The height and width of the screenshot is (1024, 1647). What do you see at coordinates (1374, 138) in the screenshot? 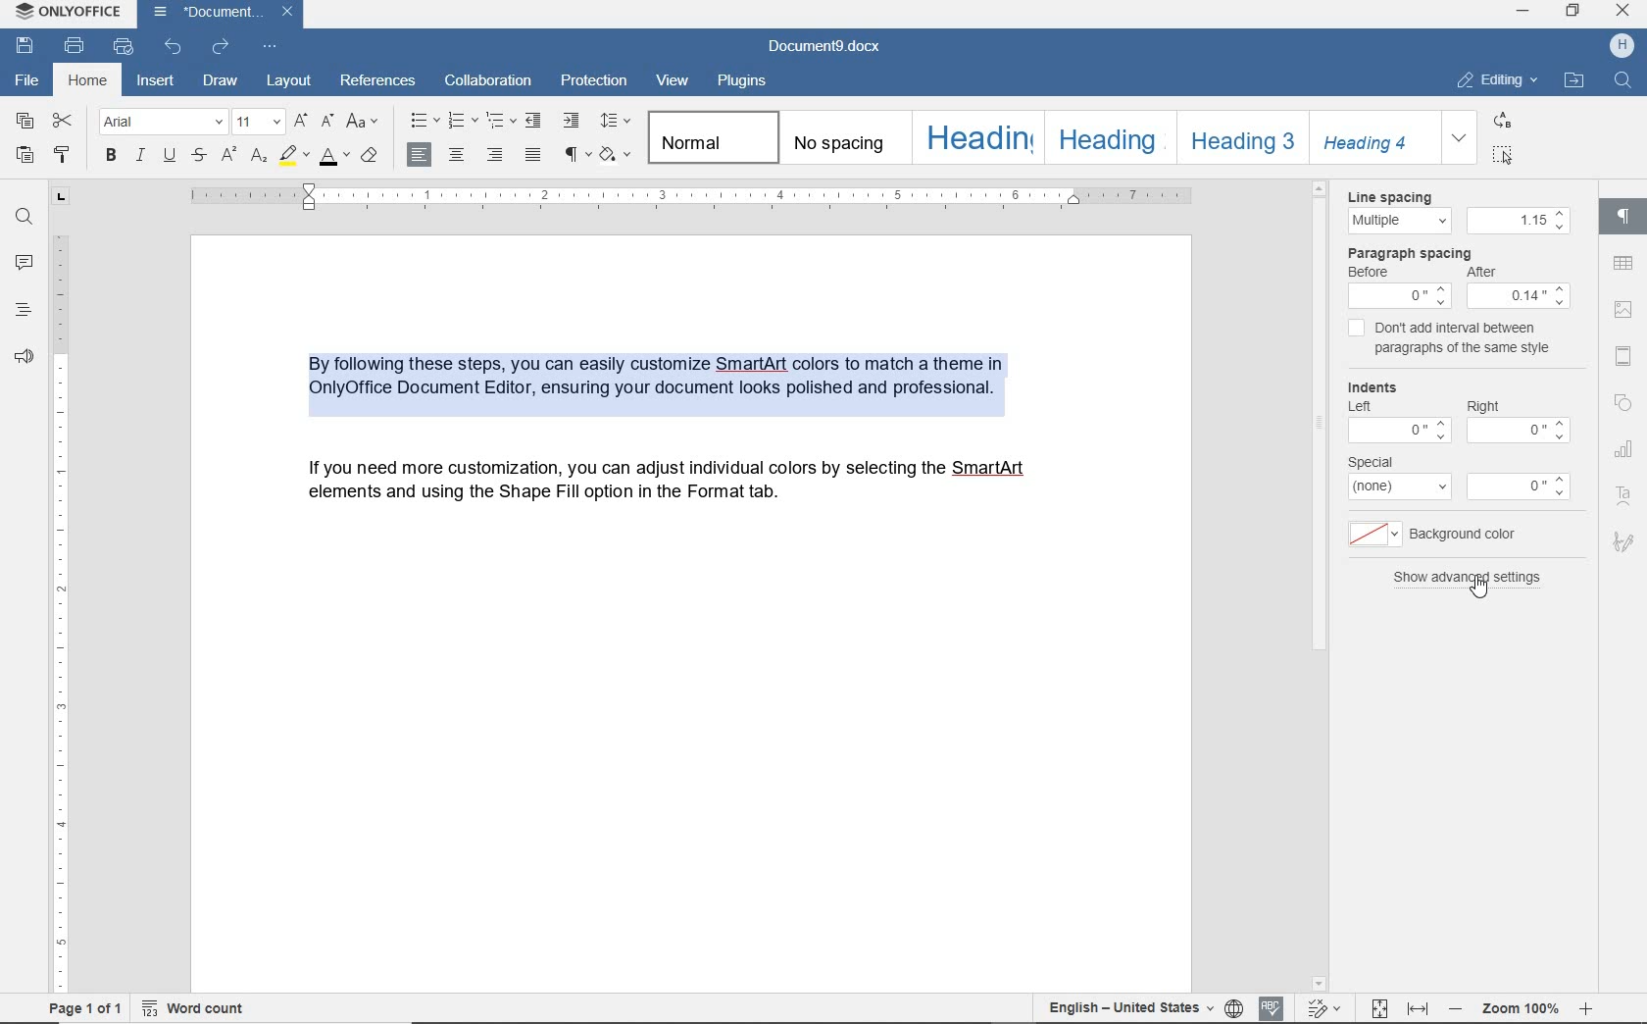
I see `Heading 4` at bounding box center [1374, 138].